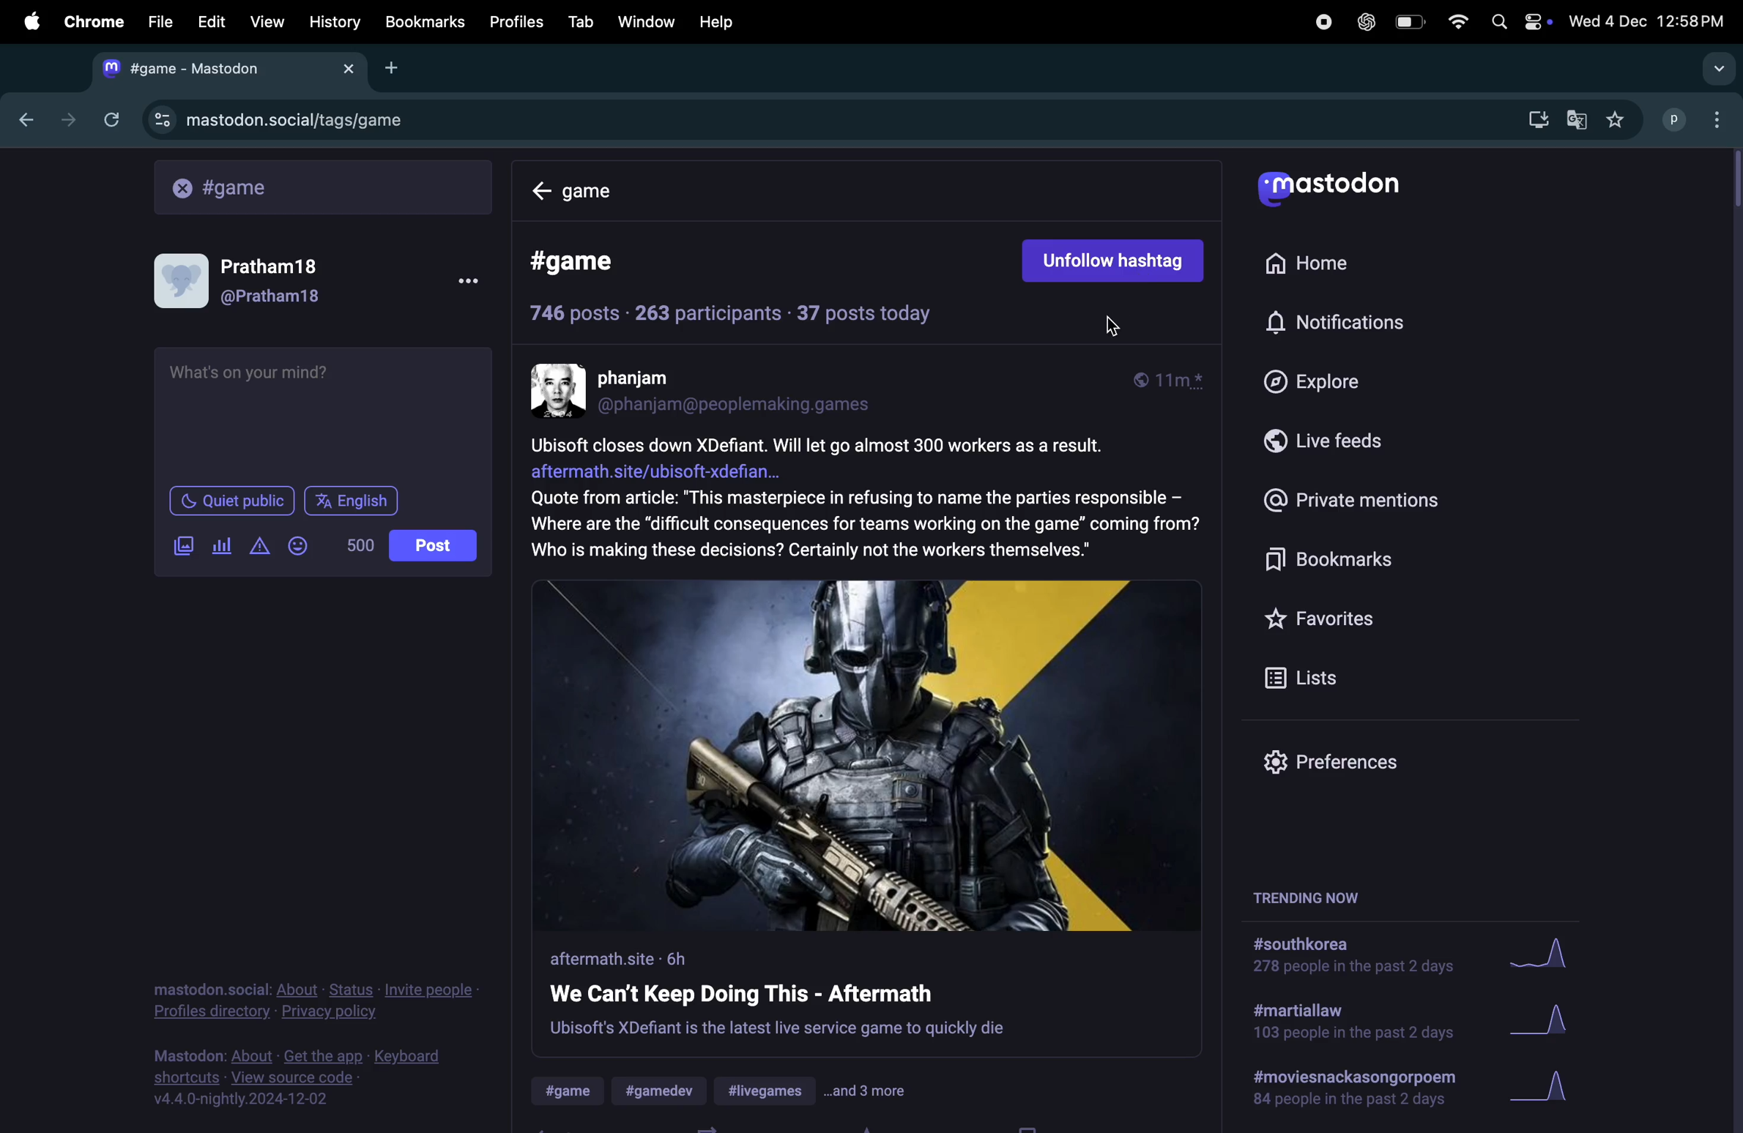  Describe the element at coordinates (1409, 23) in the screenshot. I see `battery` at that location.